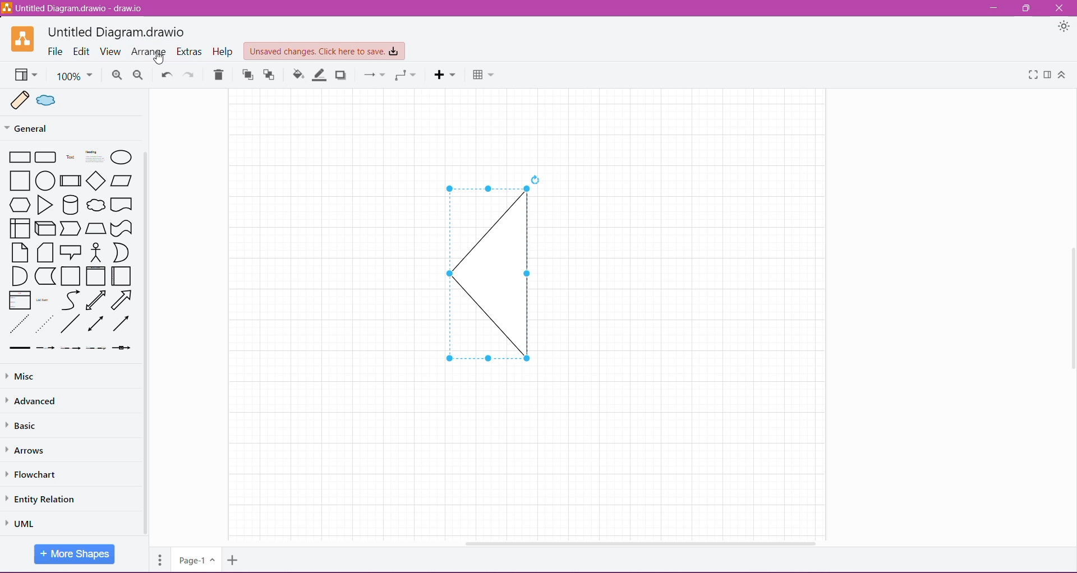 This screenshot has height=573, width=1077. What do you see at coordinates (1047, 75) in the screenshot?
I see `Format` at bounding box center [1047, 75].